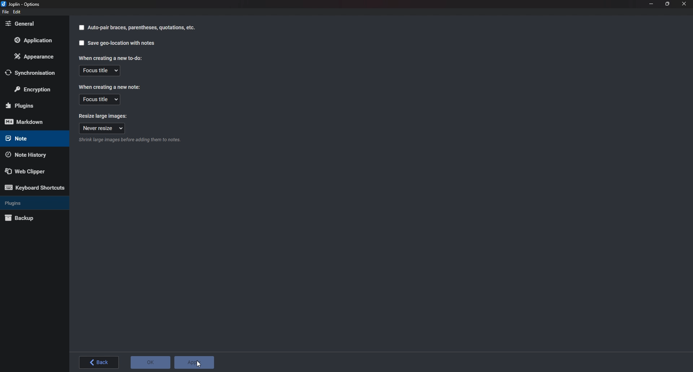 The width and height of the screenshot is (693, 372). Describe the element at coordinates (103, 128) in the screenshot. I see `Never resize` at that location.